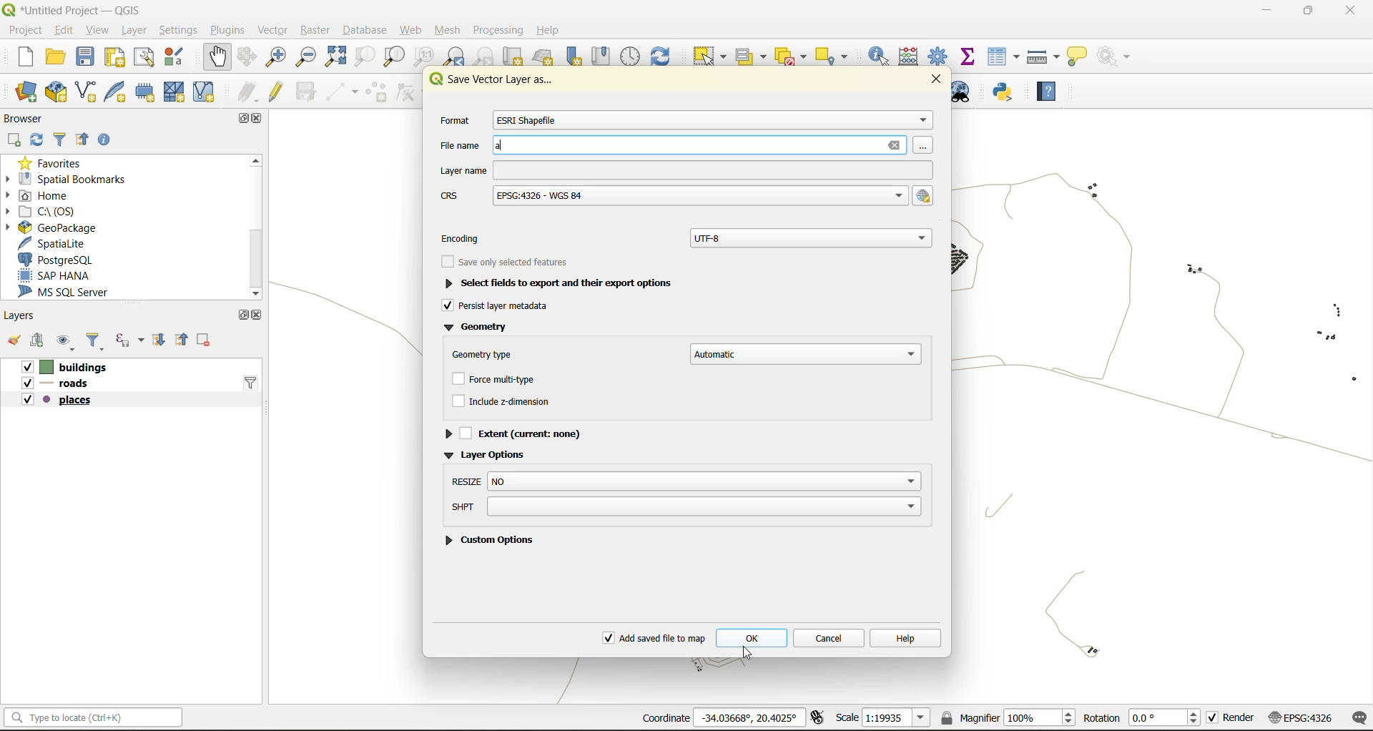 This screenshot has width=1373, height=731. I want to click on close, so click(943, 80).